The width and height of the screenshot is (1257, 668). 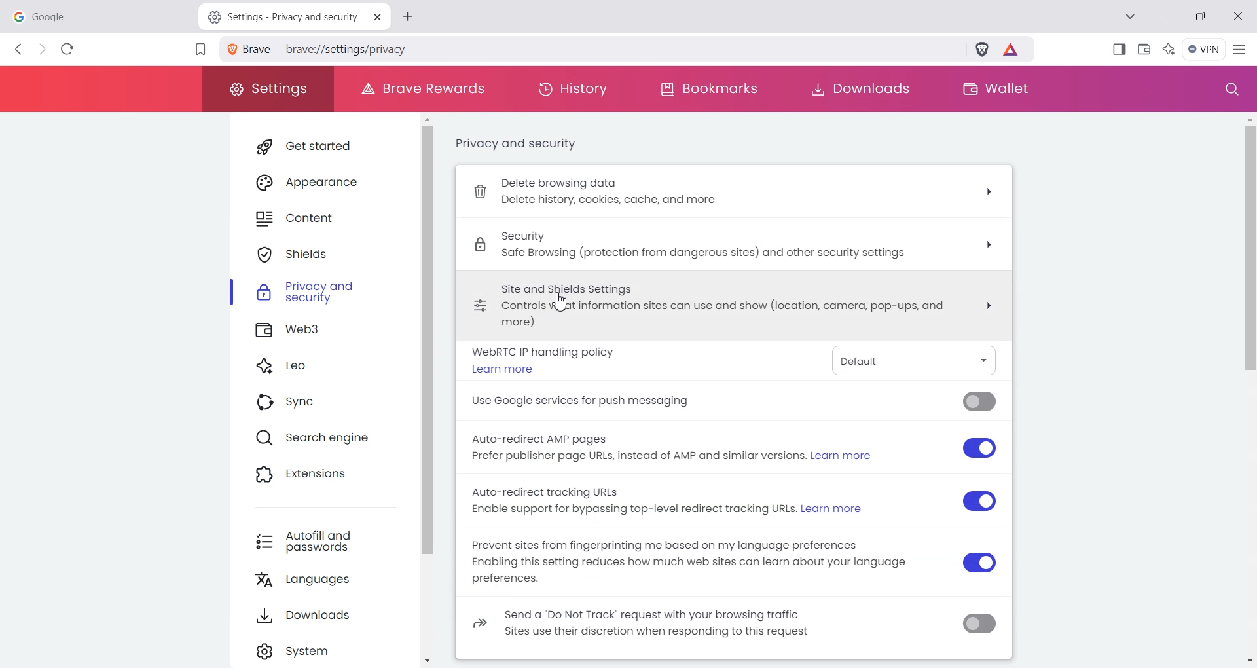 I want to click on View site information, so click(x=251, y=49).